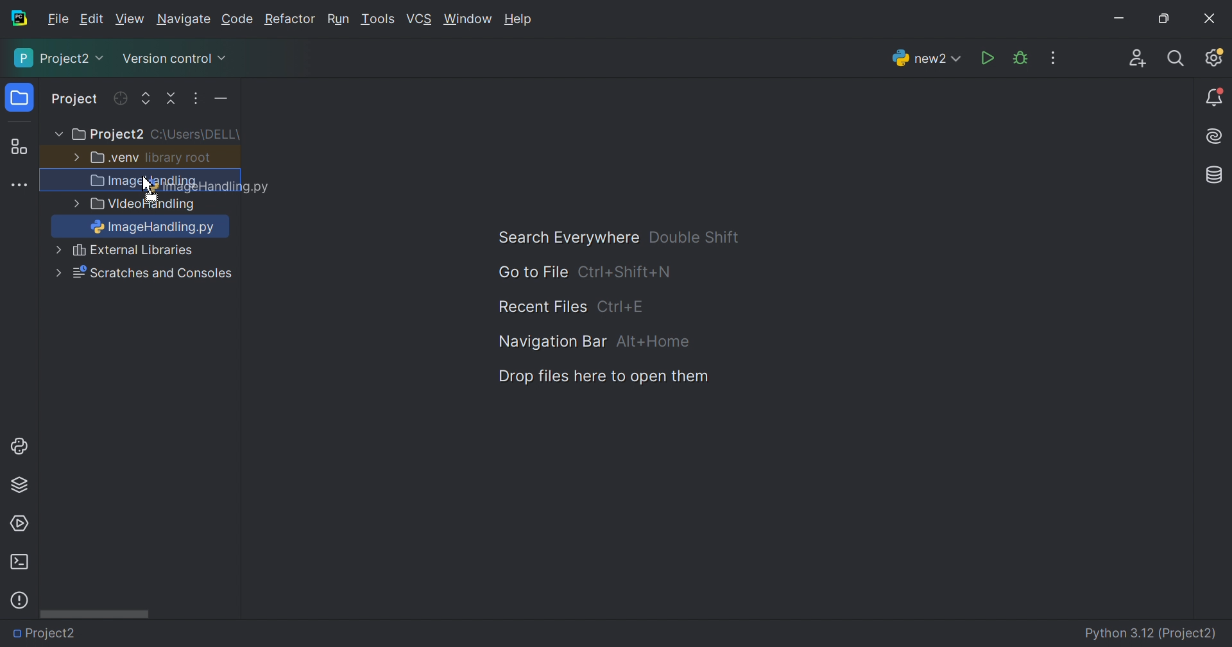 This screenshot has height=647, width=1232. Describe the element at coordinates (338, 21) in the screenshot. I see `Run` at that location.